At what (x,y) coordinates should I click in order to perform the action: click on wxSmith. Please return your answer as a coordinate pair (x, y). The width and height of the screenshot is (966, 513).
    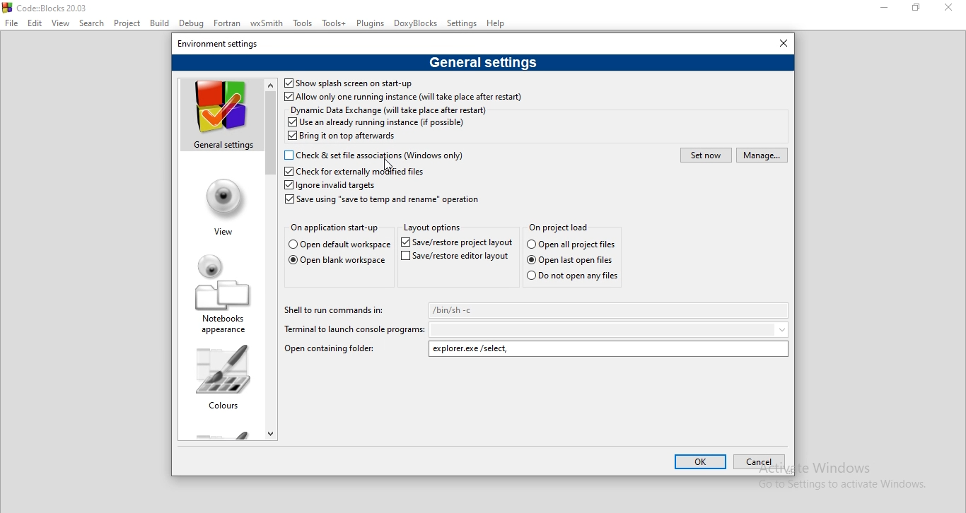
    Looking at the image, I should click on (265, 23).